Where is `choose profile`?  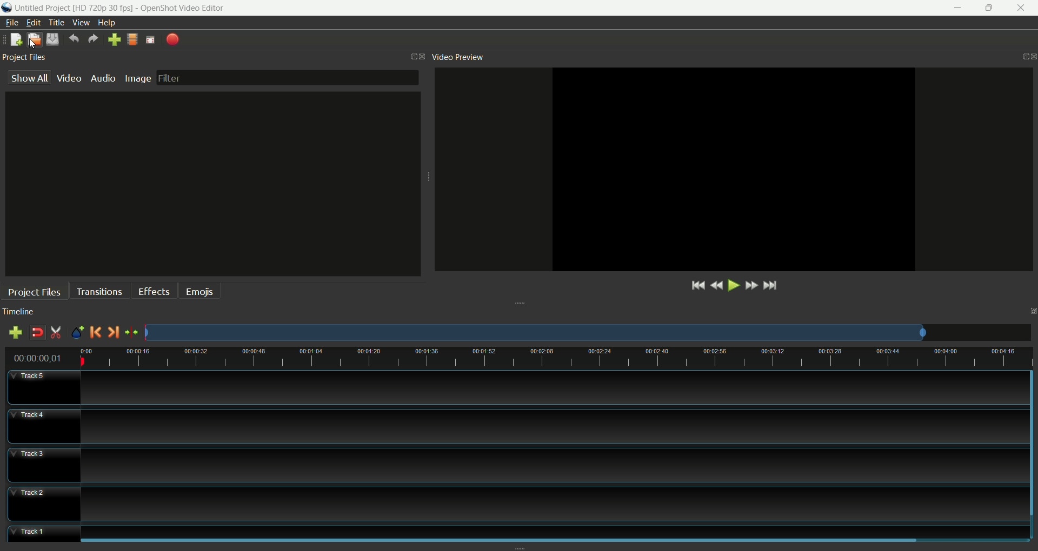
choose profile is located at coordinates (131, 39).